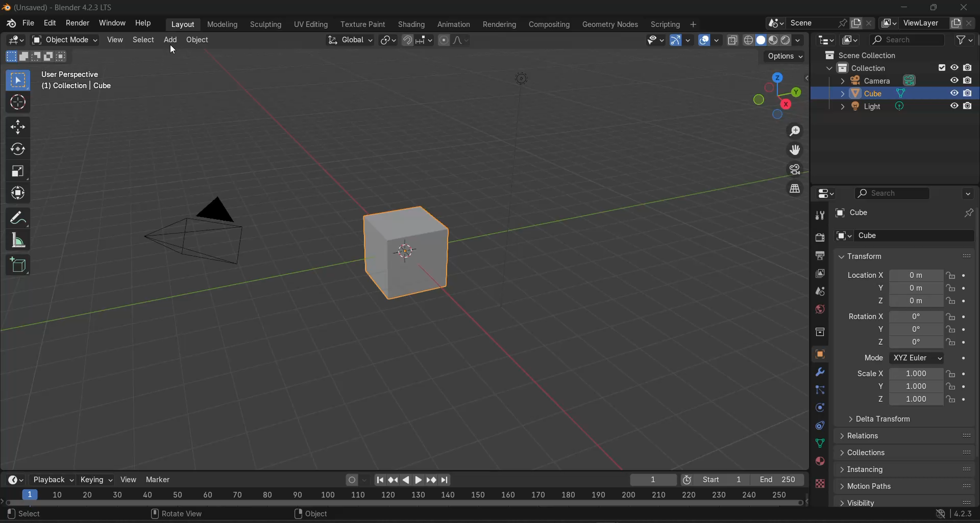 The height and width of the screenshot is (523, 980). Describe the element at coordinates (819, 443) in the screenshot. I see `data` at that location.